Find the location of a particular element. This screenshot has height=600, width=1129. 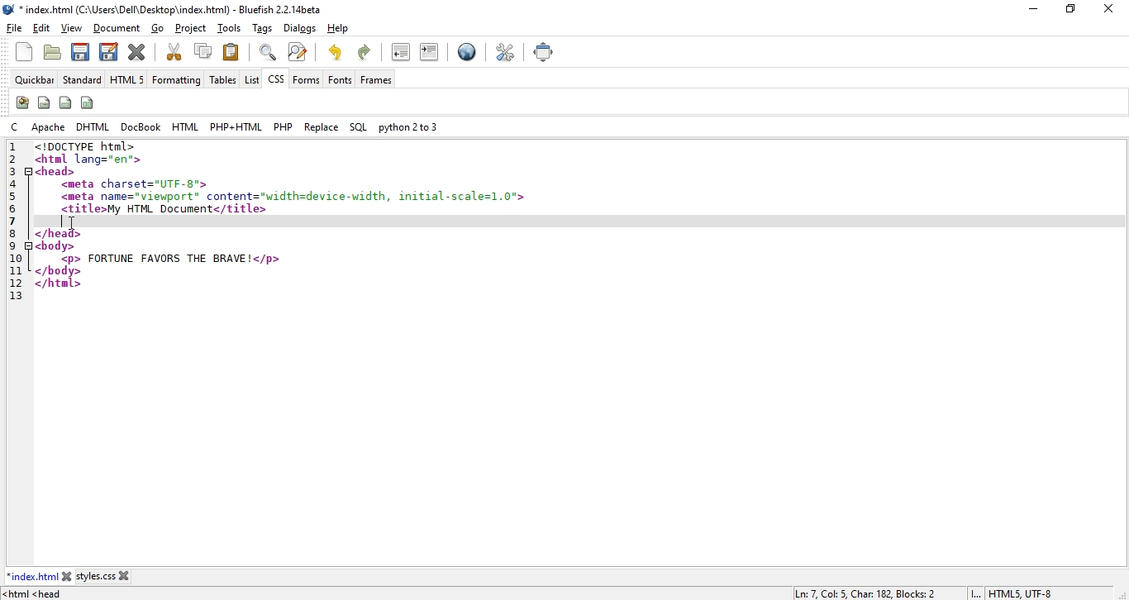

<html lang="en"> is located at coordinates (88, 160).